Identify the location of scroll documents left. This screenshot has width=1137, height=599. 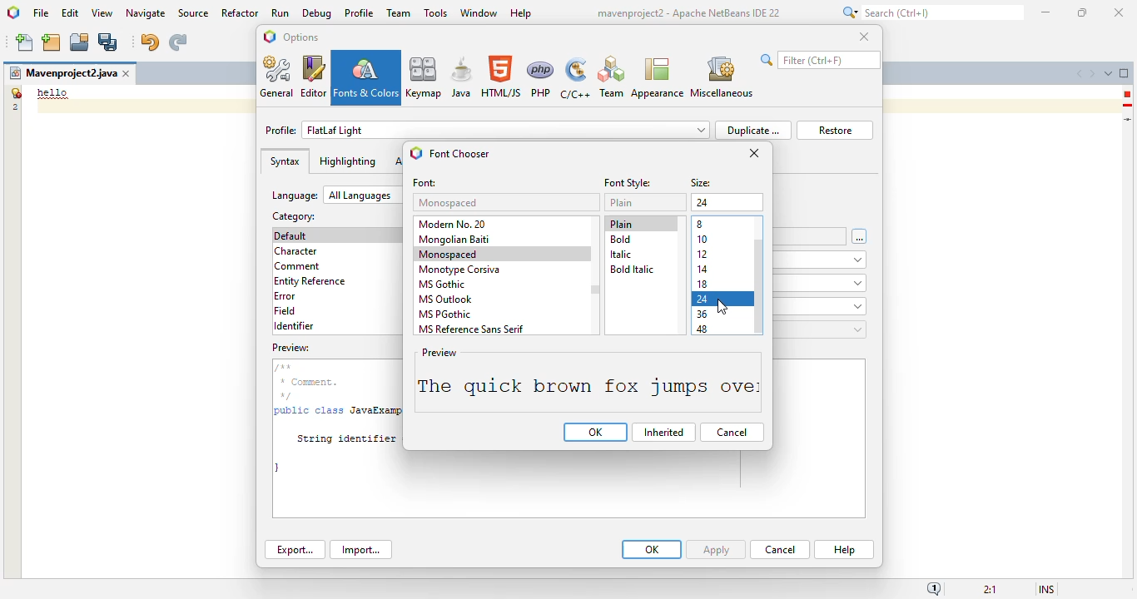
(1081, 74).